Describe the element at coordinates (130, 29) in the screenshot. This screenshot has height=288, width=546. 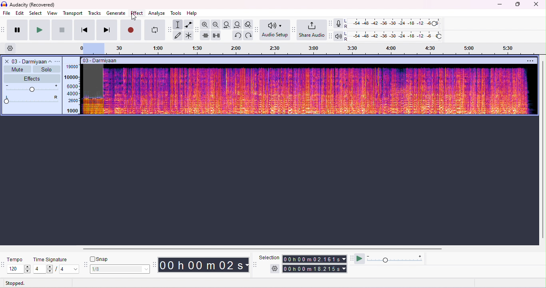
I see `record` at that location.